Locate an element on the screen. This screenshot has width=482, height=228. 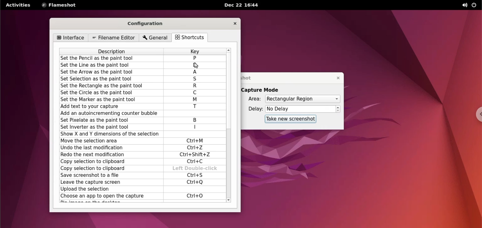
set pixelate as the paint tool is located at coordinates (108, 120).